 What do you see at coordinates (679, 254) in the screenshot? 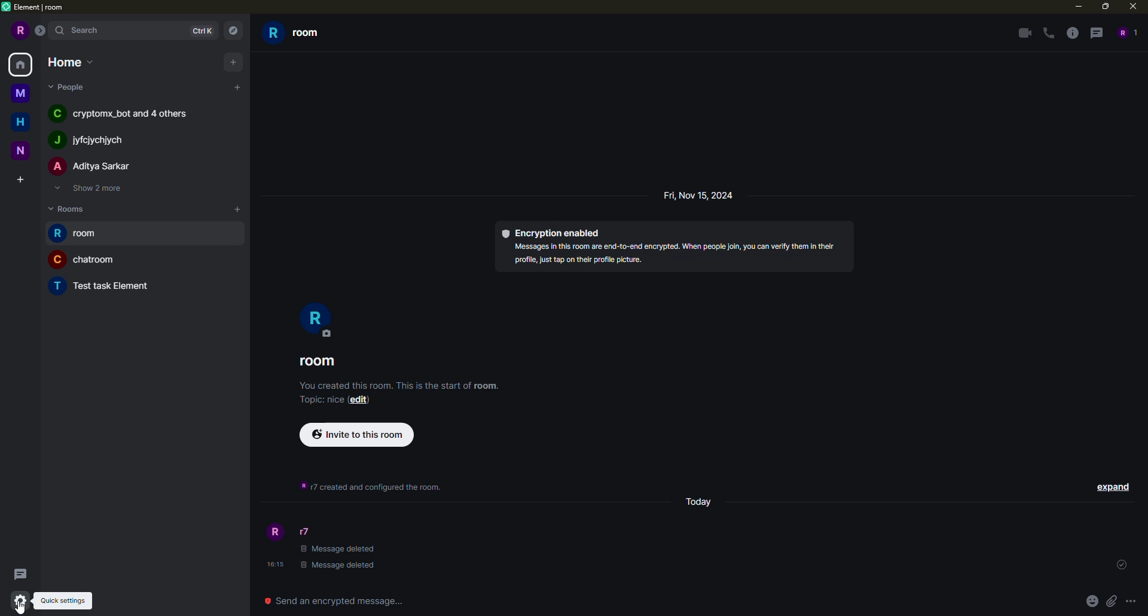
I see `info` at bounding box center [679, 254].